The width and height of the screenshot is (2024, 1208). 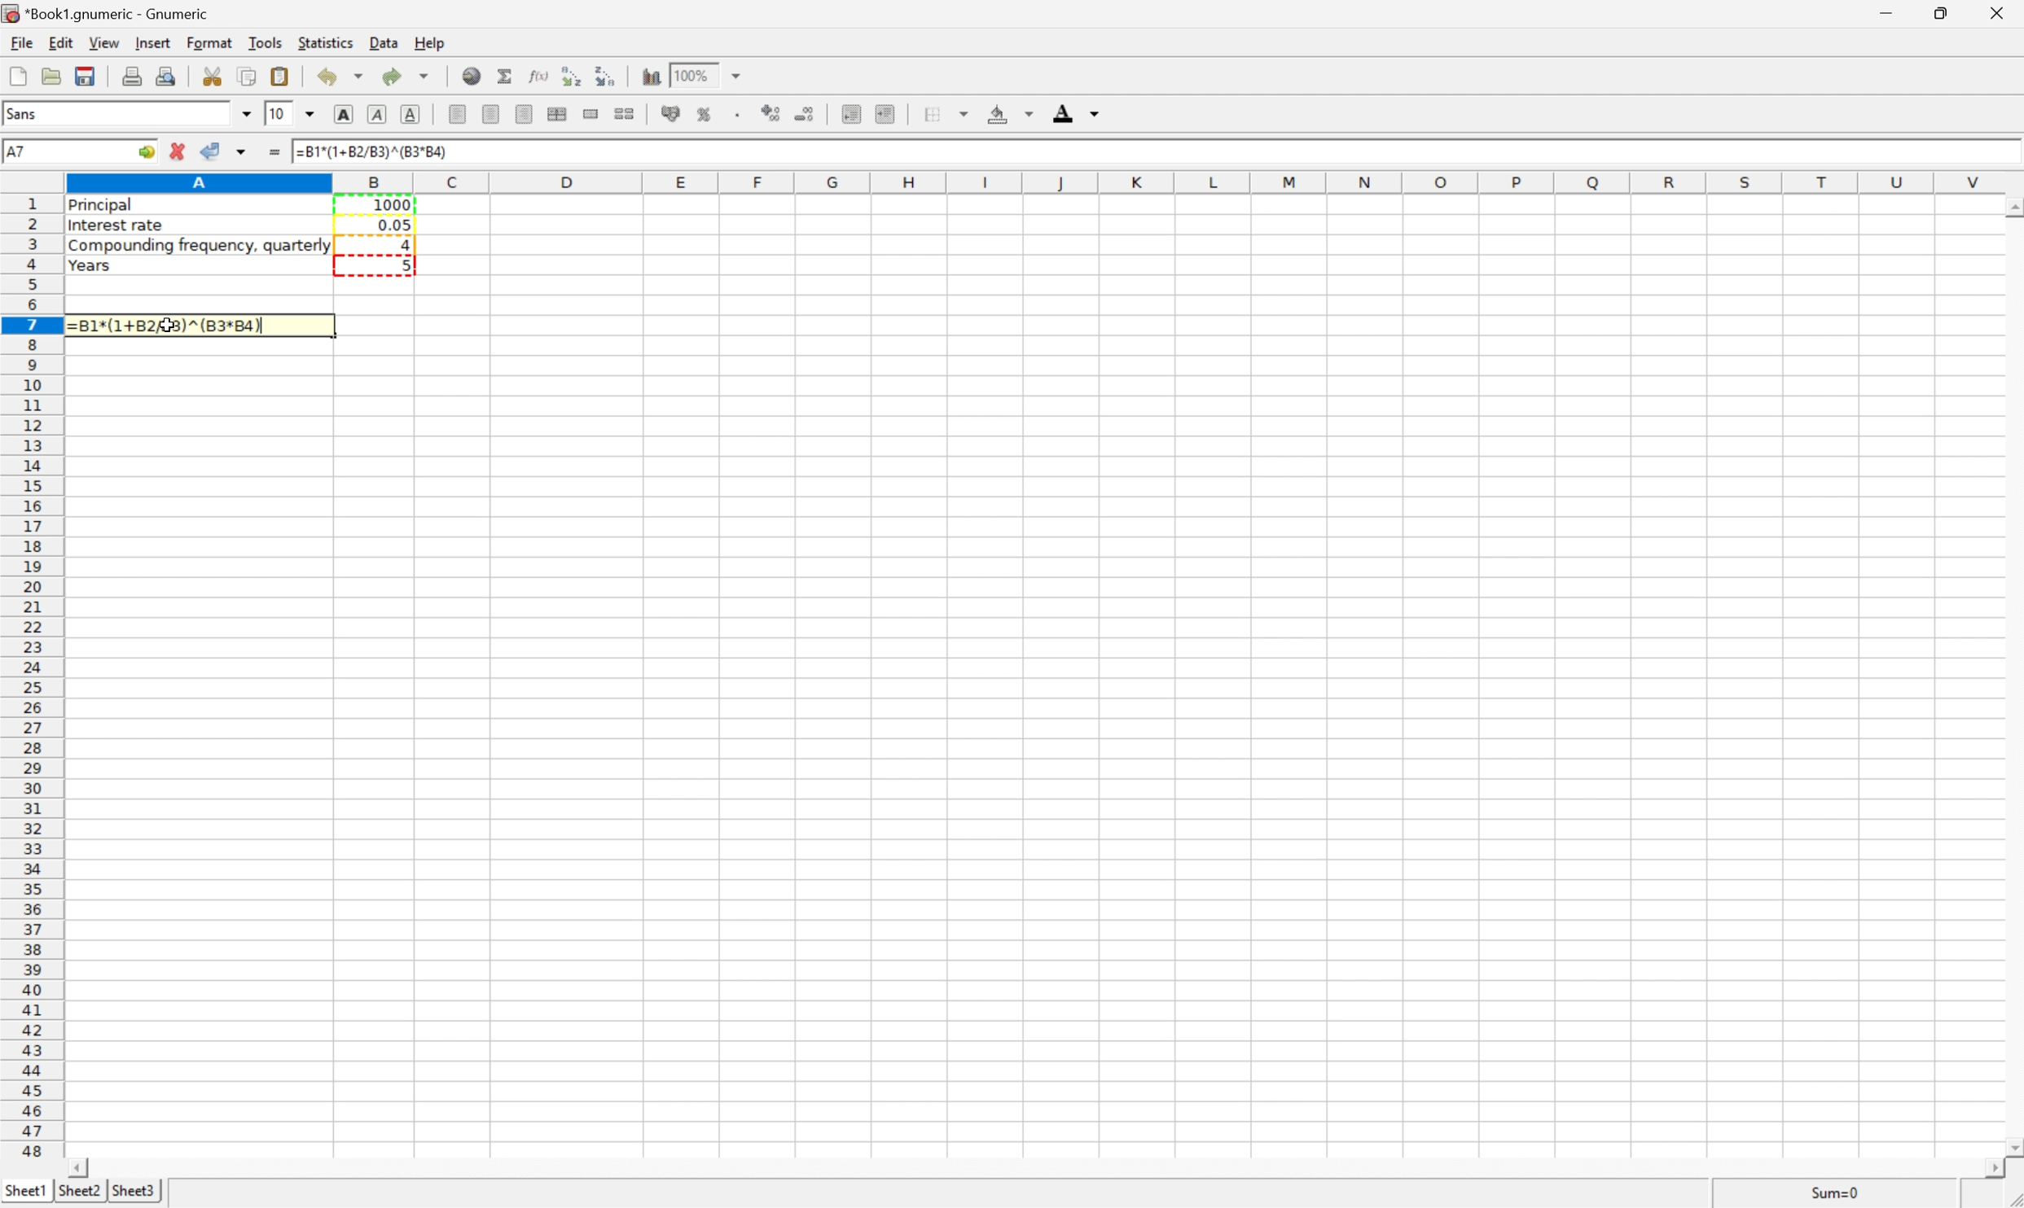 I want to click on decrease indent, so click(x=851, y=113).